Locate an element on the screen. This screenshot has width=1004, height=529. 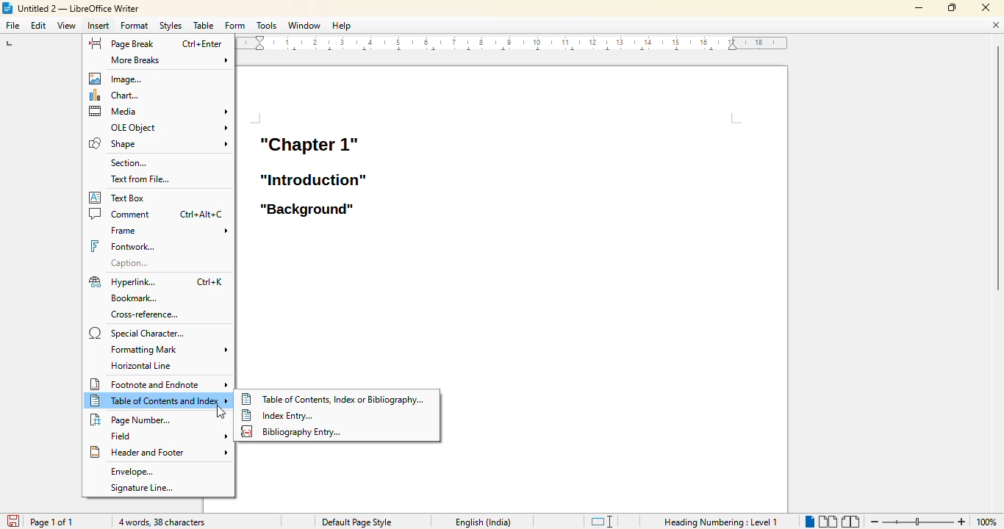
help is located at coordinates (341, 25).